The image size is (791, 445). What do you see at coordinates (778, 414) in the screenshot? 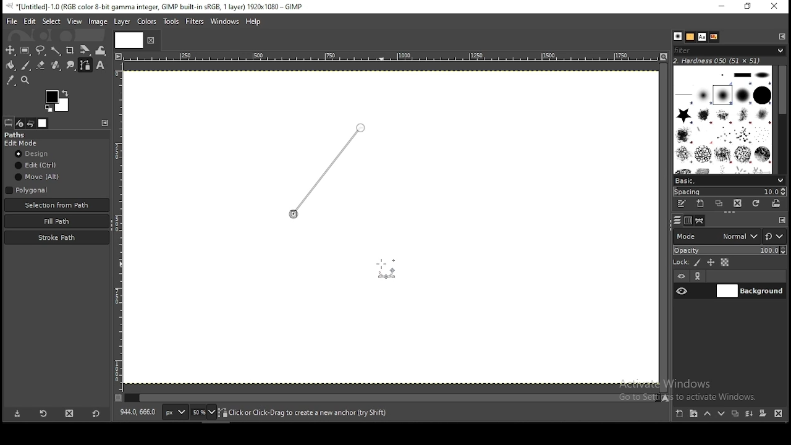
I see ` delete layer` at bounding box center [778, 414].